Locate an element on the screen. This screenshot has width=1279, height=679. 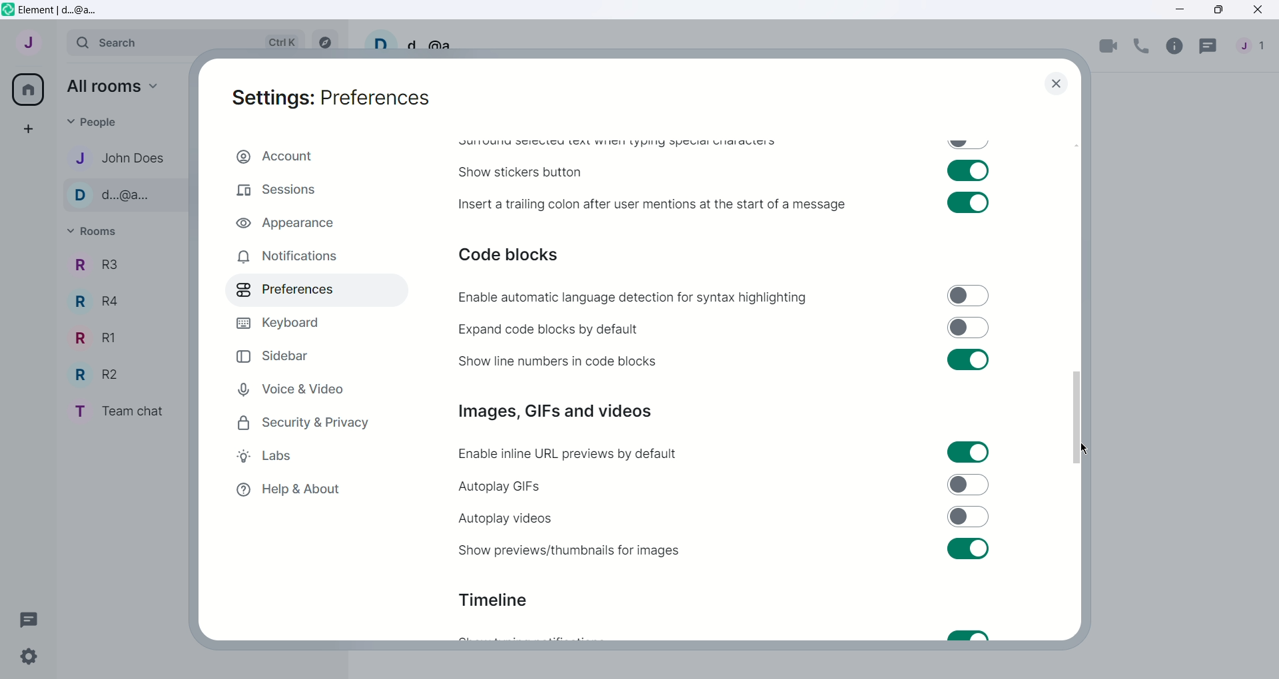
Element | d...@a... is located at coordinates (61, 11).